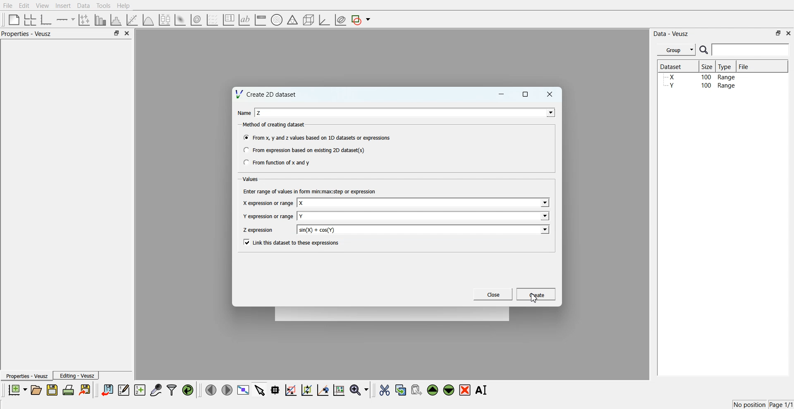 The width and height of the screenshot is (794, 409). What do you see at coordinates (261, 19) in the screenshot?
I see `Image color bar` at bounding box center [261, 19].